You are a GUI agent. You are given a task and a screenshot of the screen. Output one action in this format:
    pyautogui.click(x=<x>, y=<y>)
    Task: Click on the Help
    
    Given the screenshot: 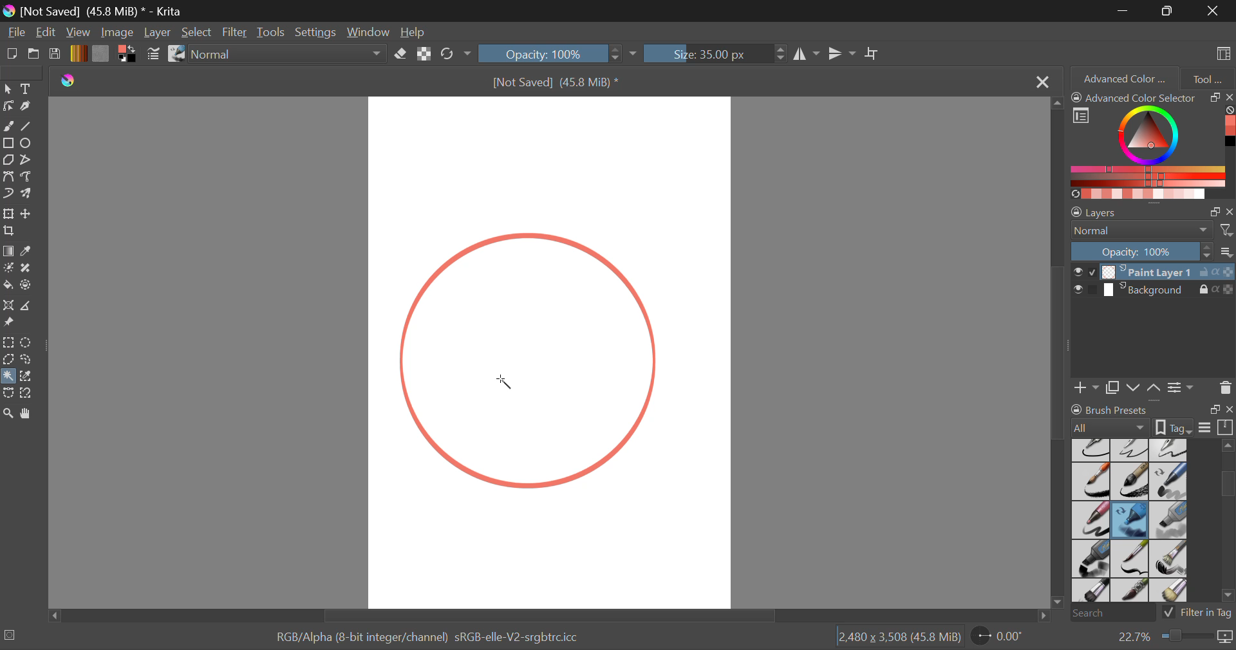 What is the action you would take?
    pyautogui.click(x=415, y=33)
    